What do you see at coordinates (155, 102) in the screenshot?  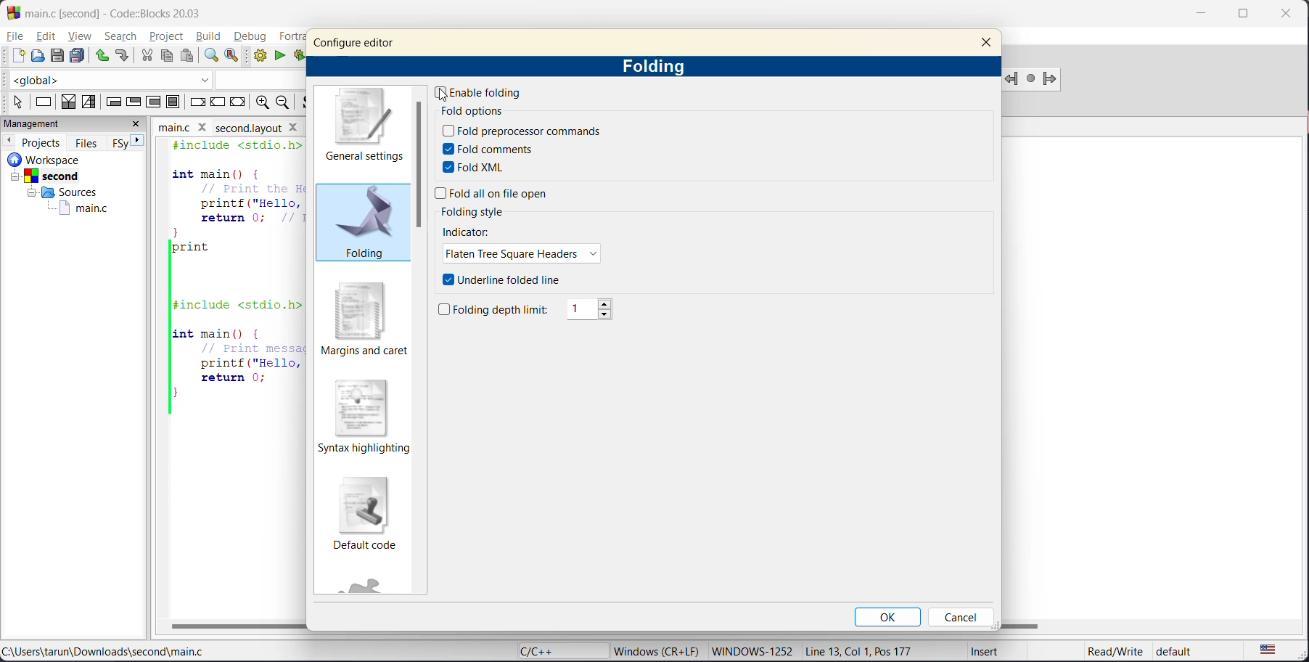 I see `counting loop` at bounding box center [155, 102].